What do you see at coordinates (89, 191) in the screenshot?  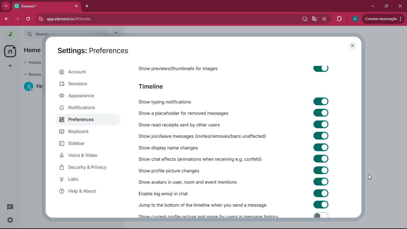 I see `help & about` at bounding box center [89, 191].